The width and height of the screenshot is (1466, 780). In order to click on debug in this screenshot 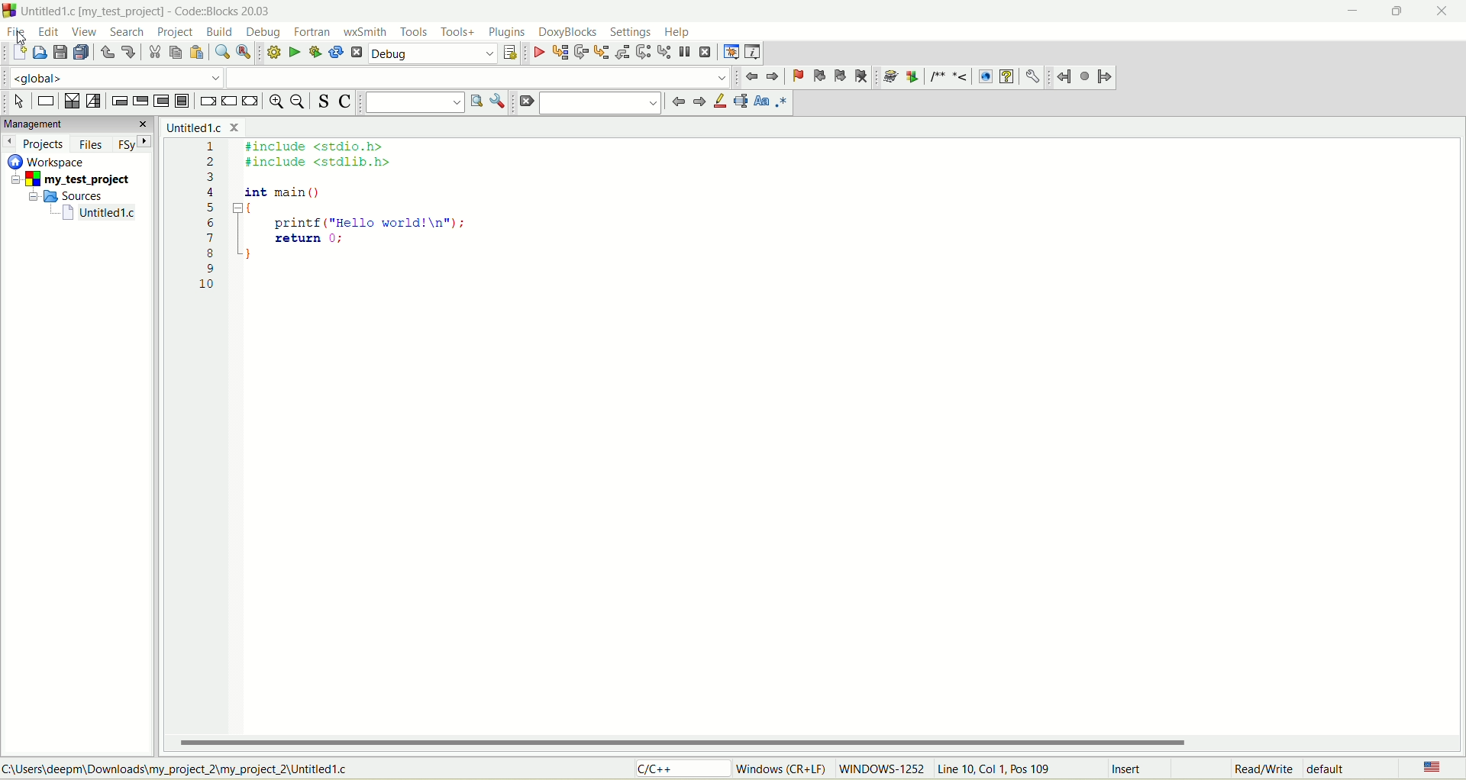, I will do `click(265, 32)`.